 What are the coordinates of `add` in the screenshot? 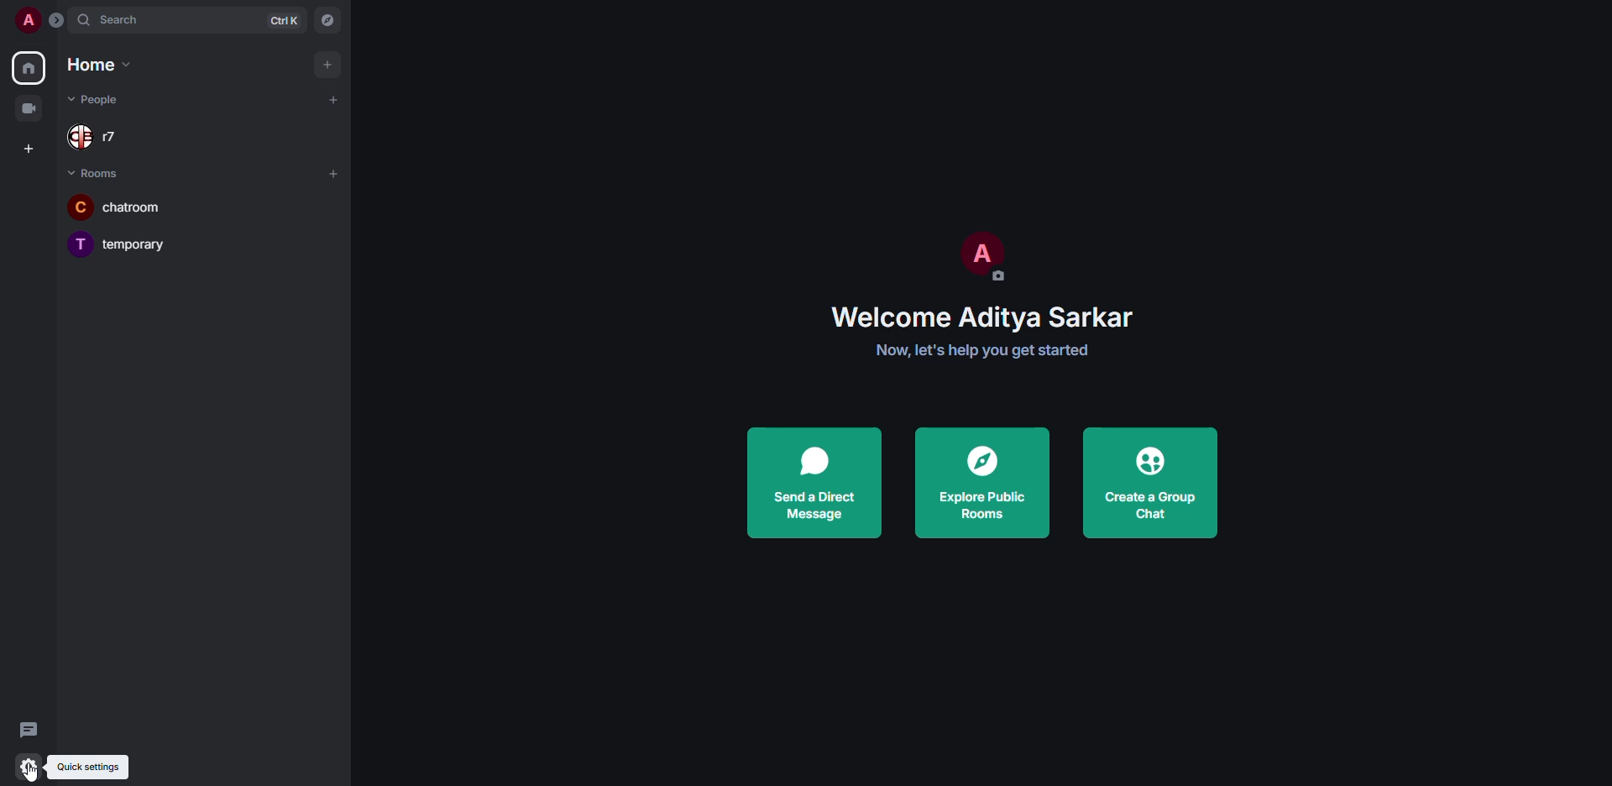 It's located at (328, 64).